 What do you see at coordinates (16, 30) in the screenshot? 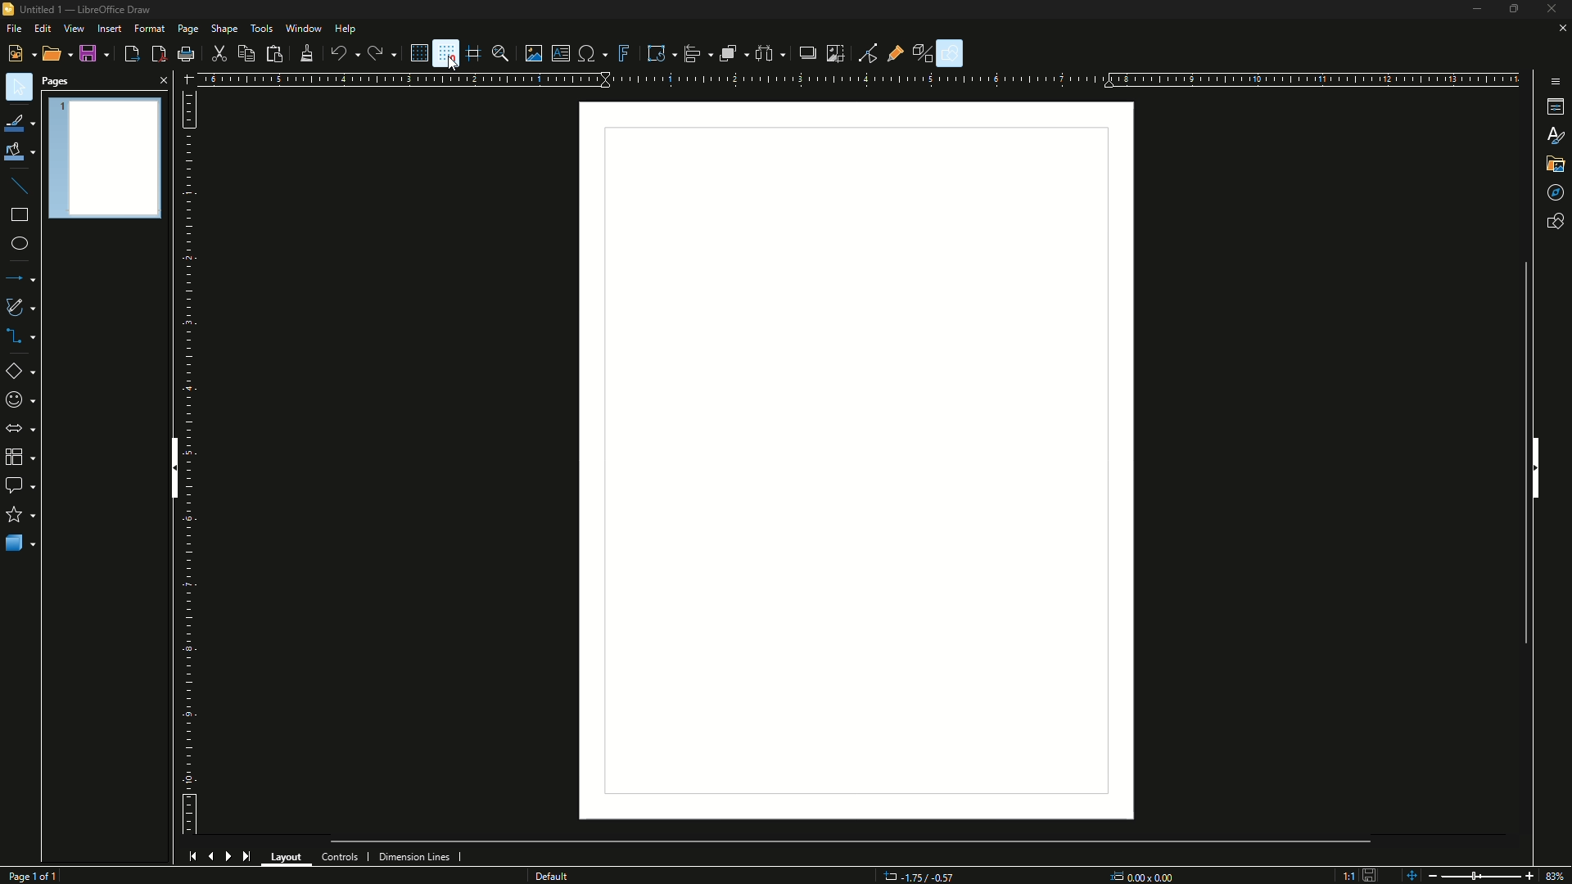
I see `File` at bounding box center [16, 30].